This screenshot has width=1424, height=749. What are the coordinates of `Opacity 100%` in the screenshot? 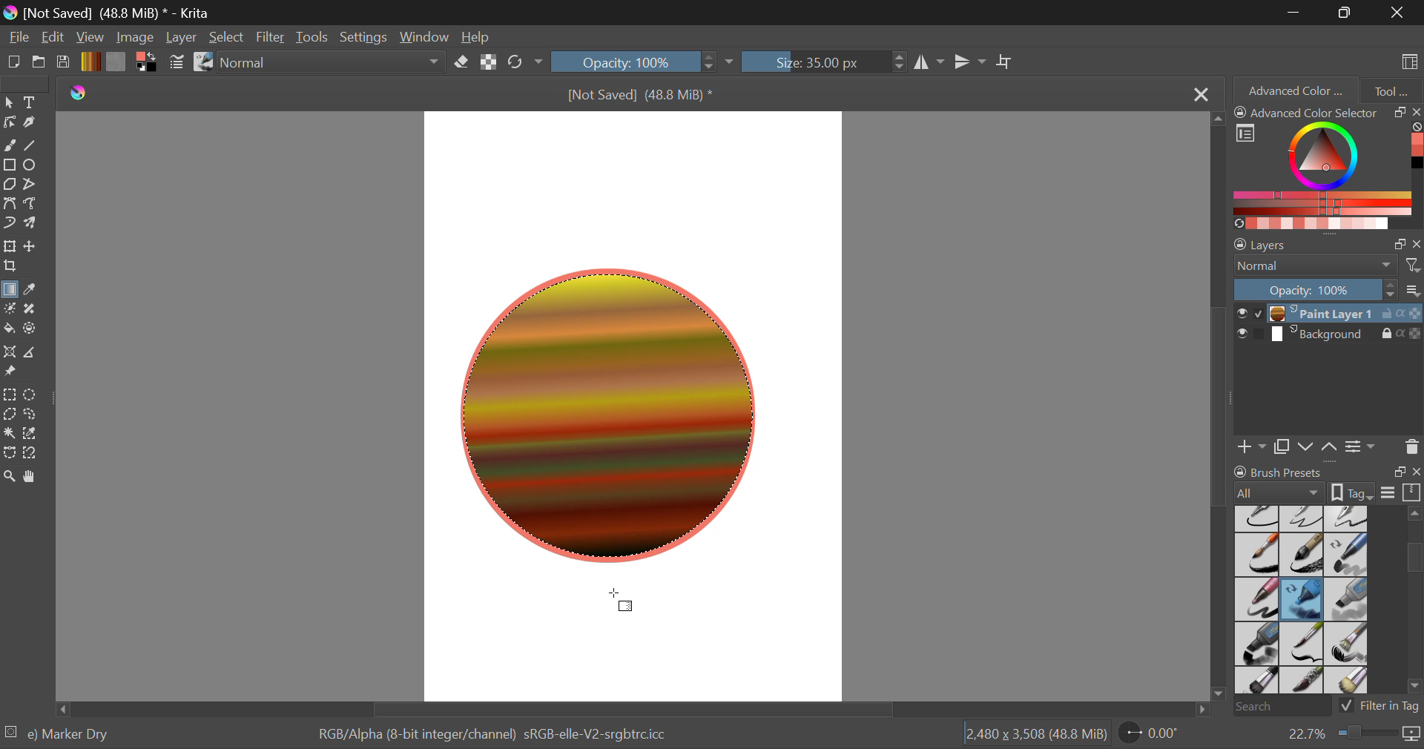 It's located at (636, 61).